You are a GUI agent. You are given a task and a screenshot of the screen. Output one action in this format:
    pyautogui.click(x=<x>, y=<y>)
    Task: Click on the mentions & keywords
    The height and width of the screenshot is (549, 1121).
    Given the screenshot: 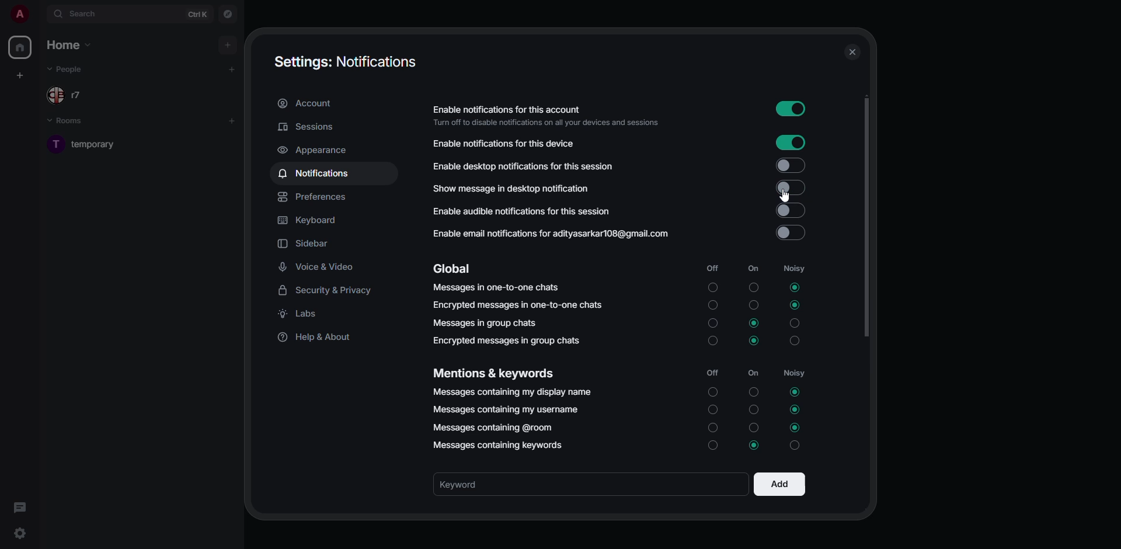 What is the action you would take?
    pyautogui.click(x=492, y=374)
    